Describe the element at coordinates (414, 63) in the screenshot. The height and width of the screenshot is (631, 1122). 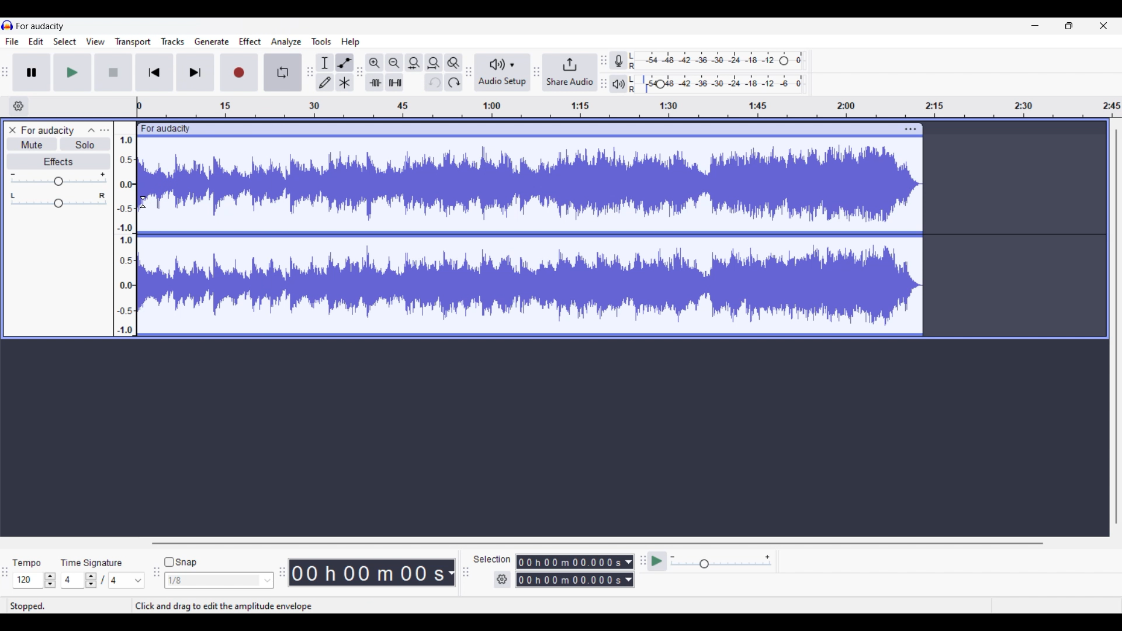
I see `Fit selection to width` at that location.